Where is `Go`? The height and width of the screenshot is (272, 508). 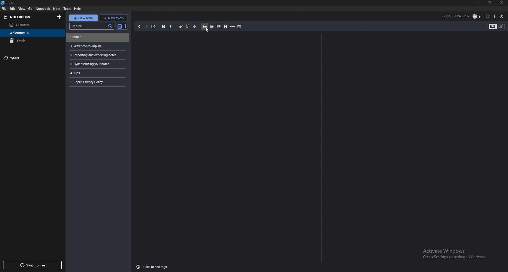
Go is located at coordinates (30, 8).